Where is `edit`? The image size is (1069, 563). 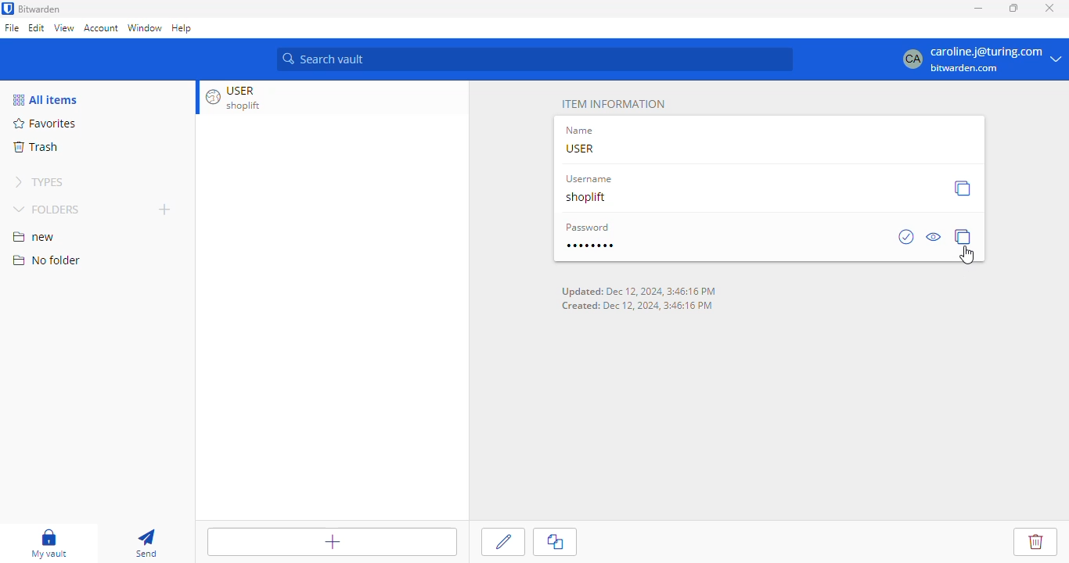 edit is located at coordinates (505, 540).